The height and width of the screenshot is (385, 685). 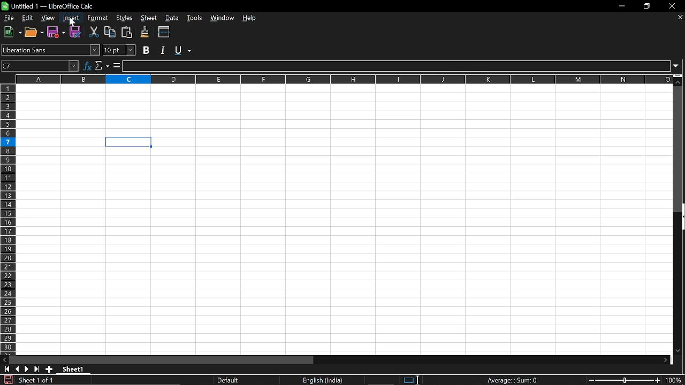 What do you see at coordinates (229, 380) in the screenshot?
I see `Current look` at bounding box center [229, 380].